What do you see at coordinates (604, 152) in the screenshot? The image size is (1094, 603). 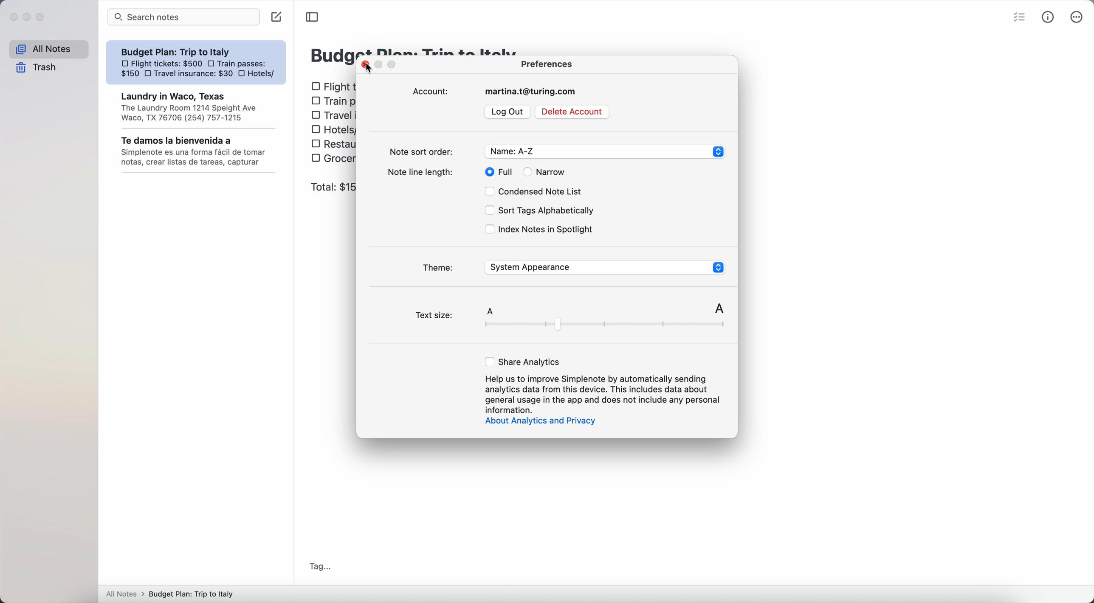 I see `name: A-Z` at bounding box center [604, 152].